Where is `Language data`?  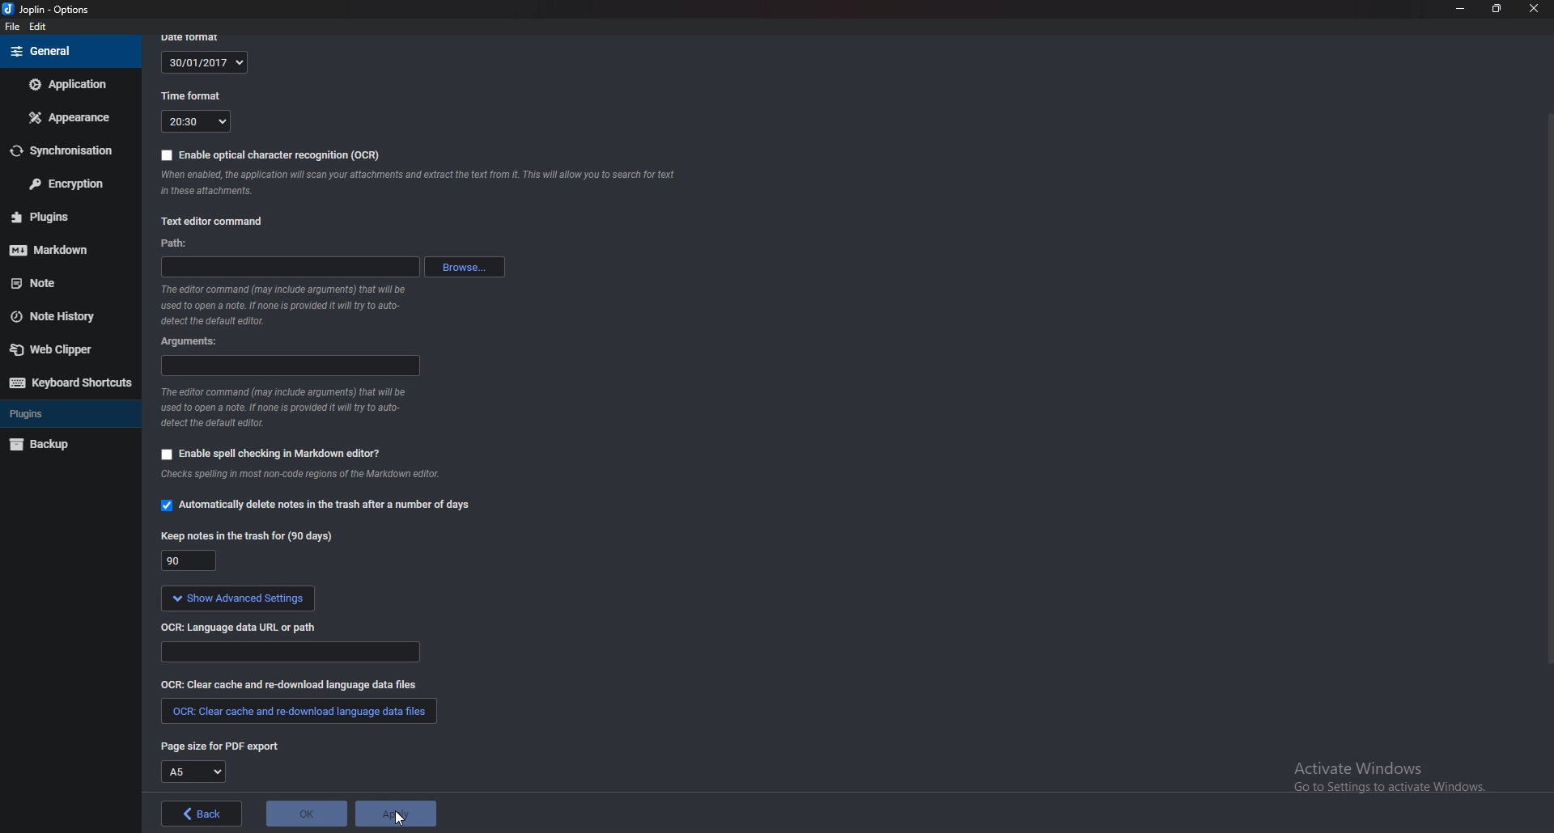 Language data is located at coordinates (288, 652).